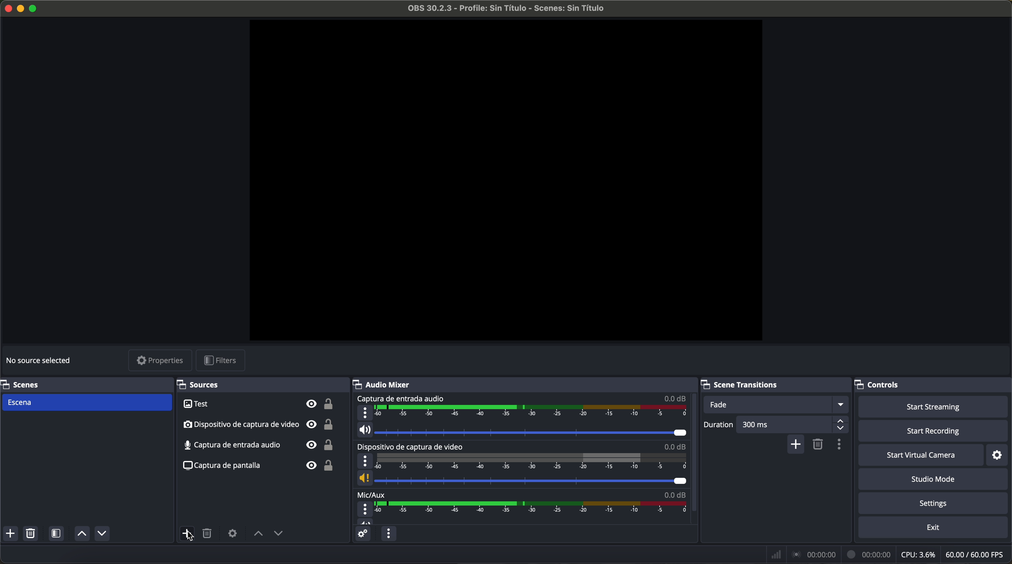 This screenshot has width=1012, height=564. What do you see at coordinates (161, 360) in the screenshot?
I see `properties` at bounding box center [161, 360].